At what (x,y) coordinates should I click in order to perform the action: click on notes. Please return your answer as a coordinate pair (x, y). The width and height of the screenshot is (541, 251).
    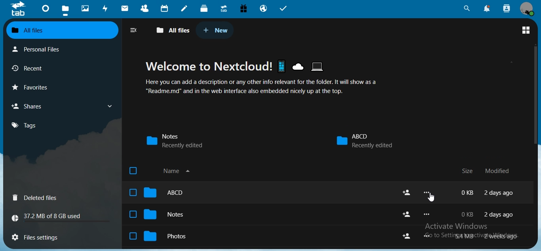
    Looking at the image, I should click on (158, 214).